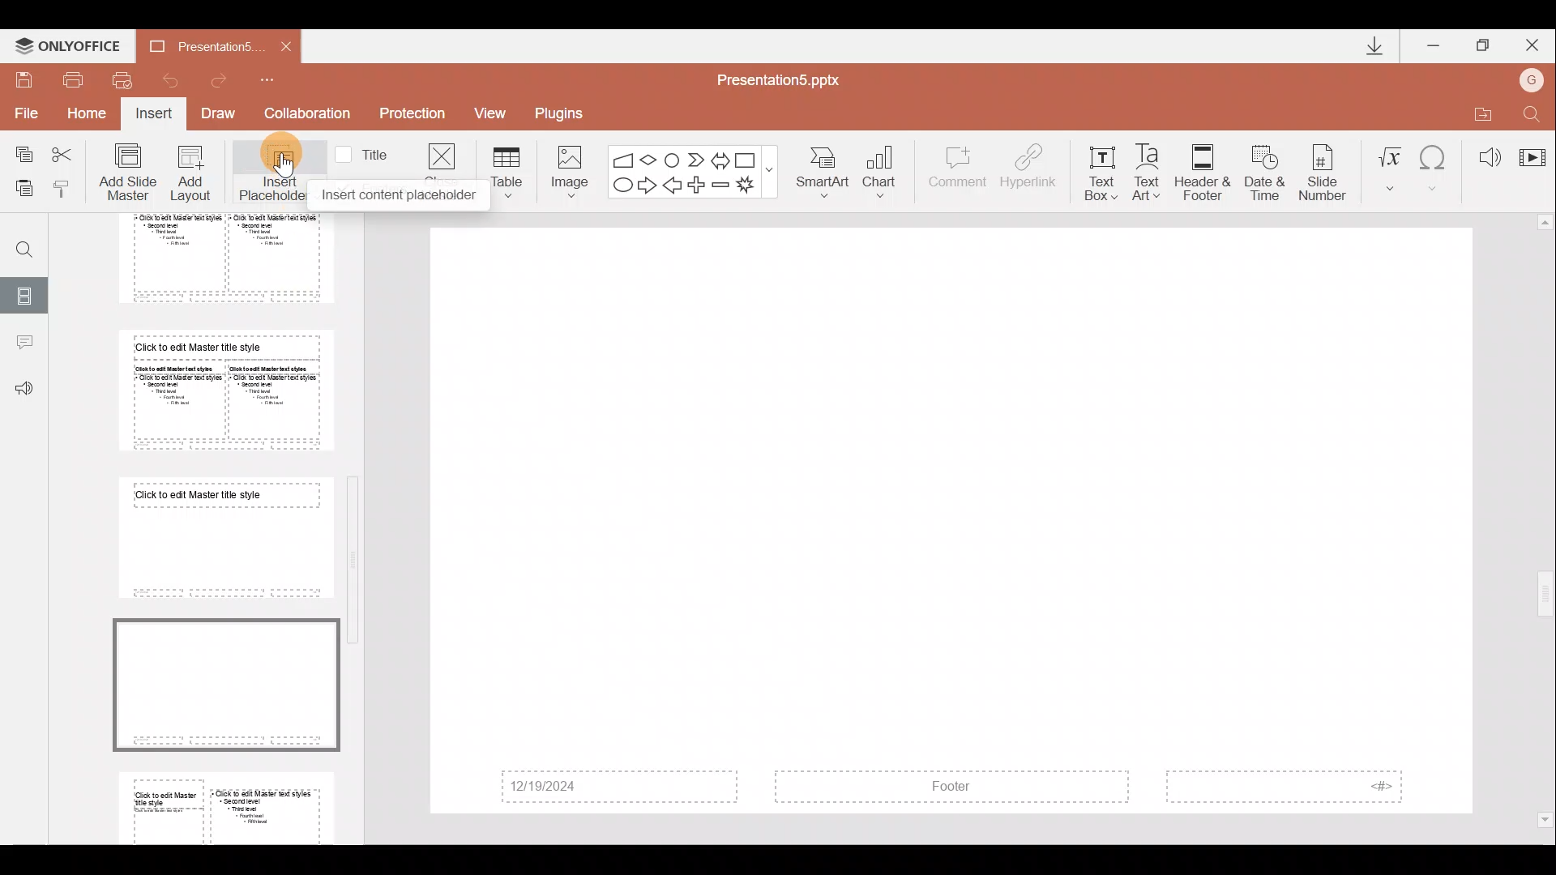  What do you see at coordinates (622, 157) in the screenshot?
I see `Flowchart - manual input` at bounding box center [622, 157].